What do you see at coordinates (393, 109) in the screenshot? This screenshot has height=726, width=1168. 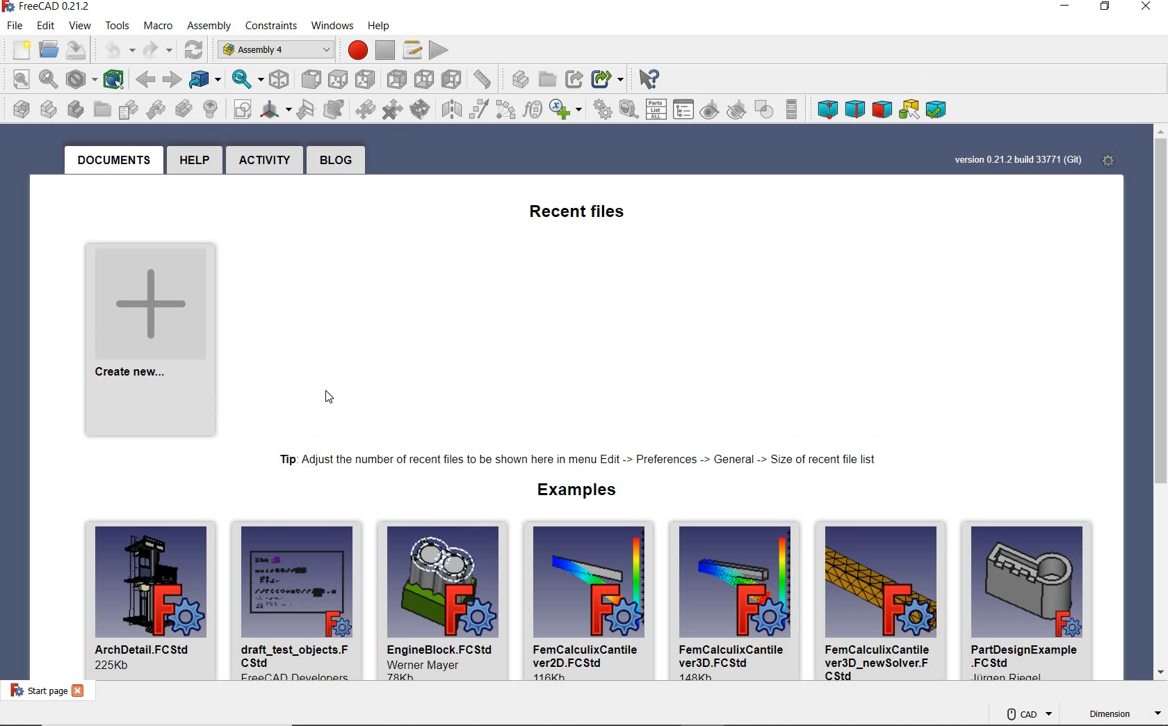 I see `release from attachment` at bounding box center [393, 109].